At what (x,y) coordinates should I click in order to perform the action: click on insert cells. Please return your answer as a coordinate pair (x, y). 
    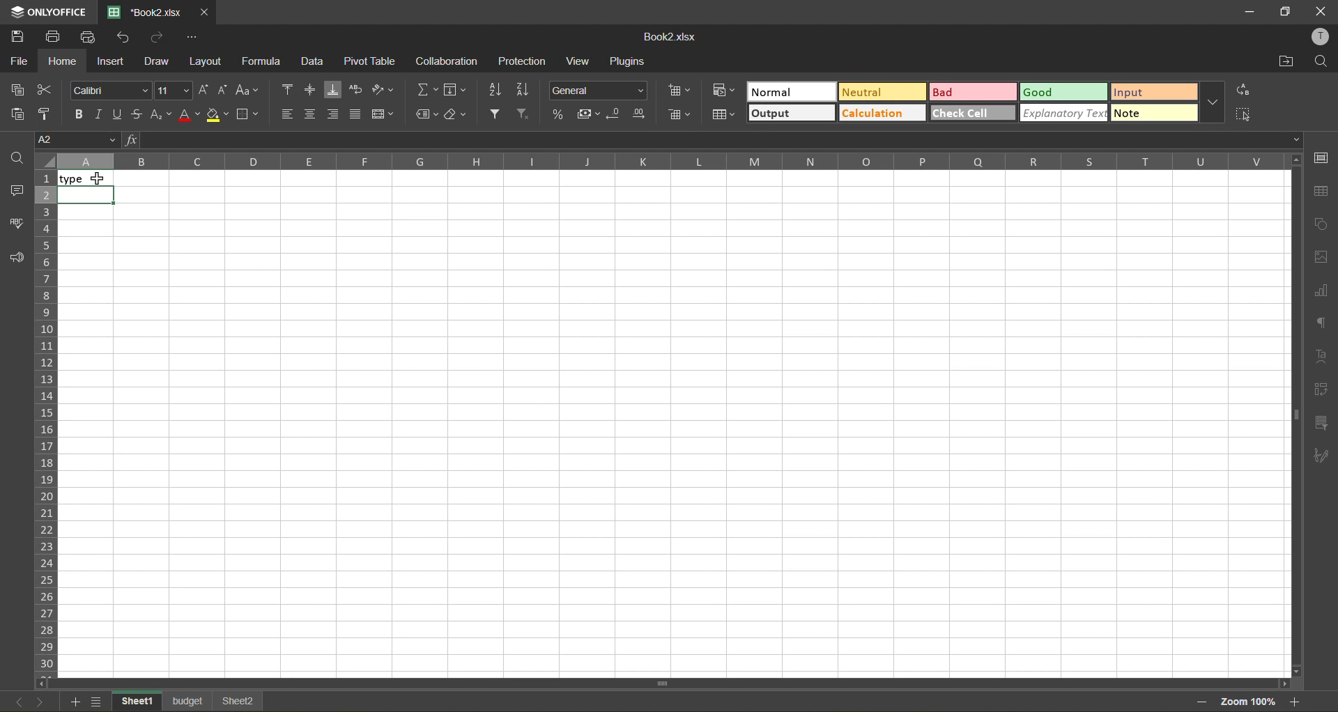
    Looking at the image, I should click on (678, 89).